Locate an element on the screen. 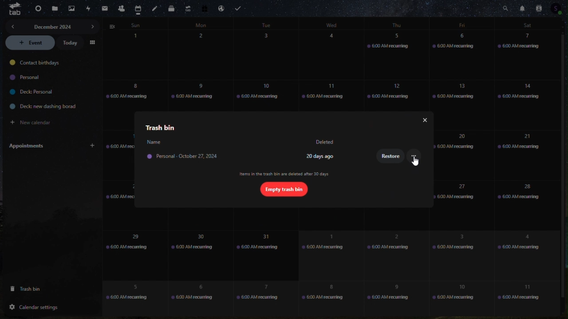  Email hosting is located at coordinates (221, 7).